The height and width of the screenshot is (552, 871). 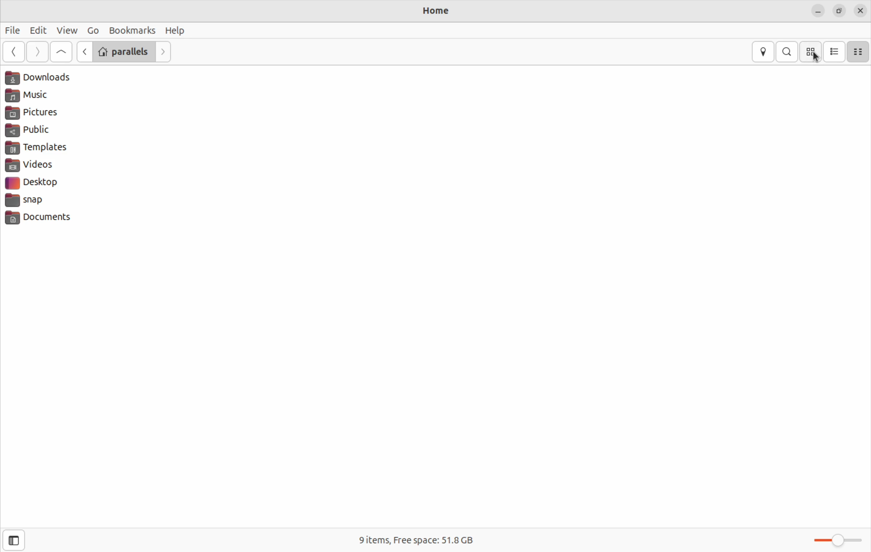 I want to click on desktop, so click(x=37, y=183).